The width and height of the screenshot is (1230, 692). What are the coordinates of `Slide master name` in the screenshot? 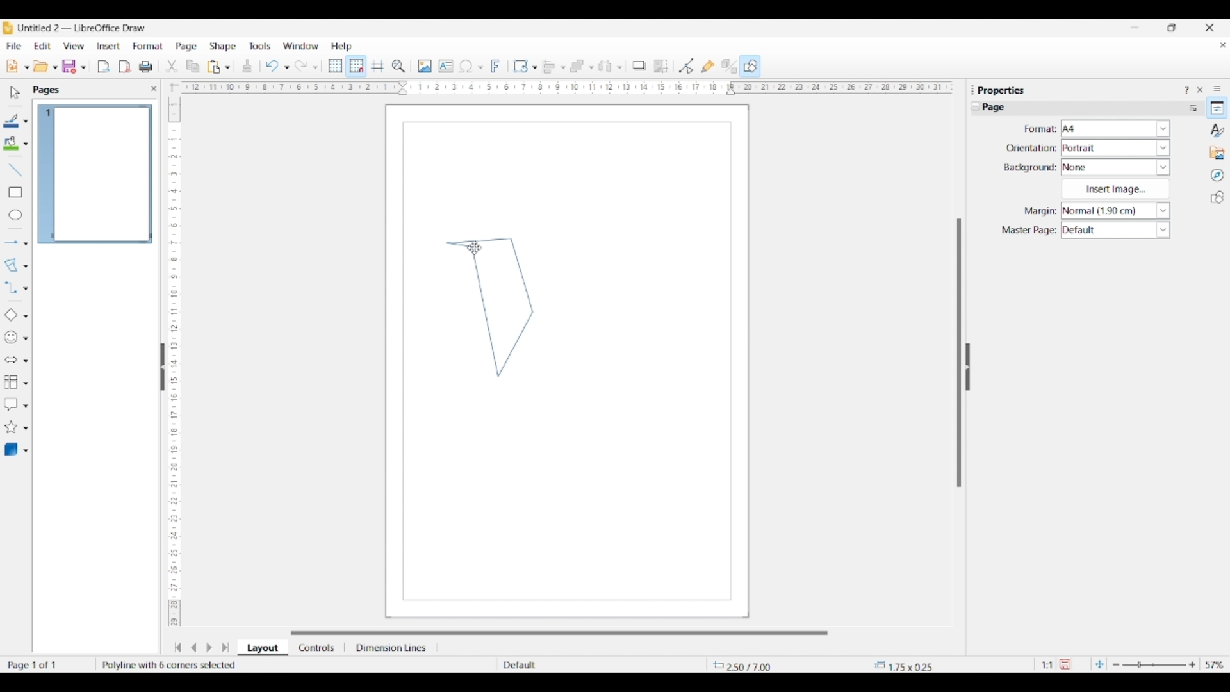 It's located at (575, 666).